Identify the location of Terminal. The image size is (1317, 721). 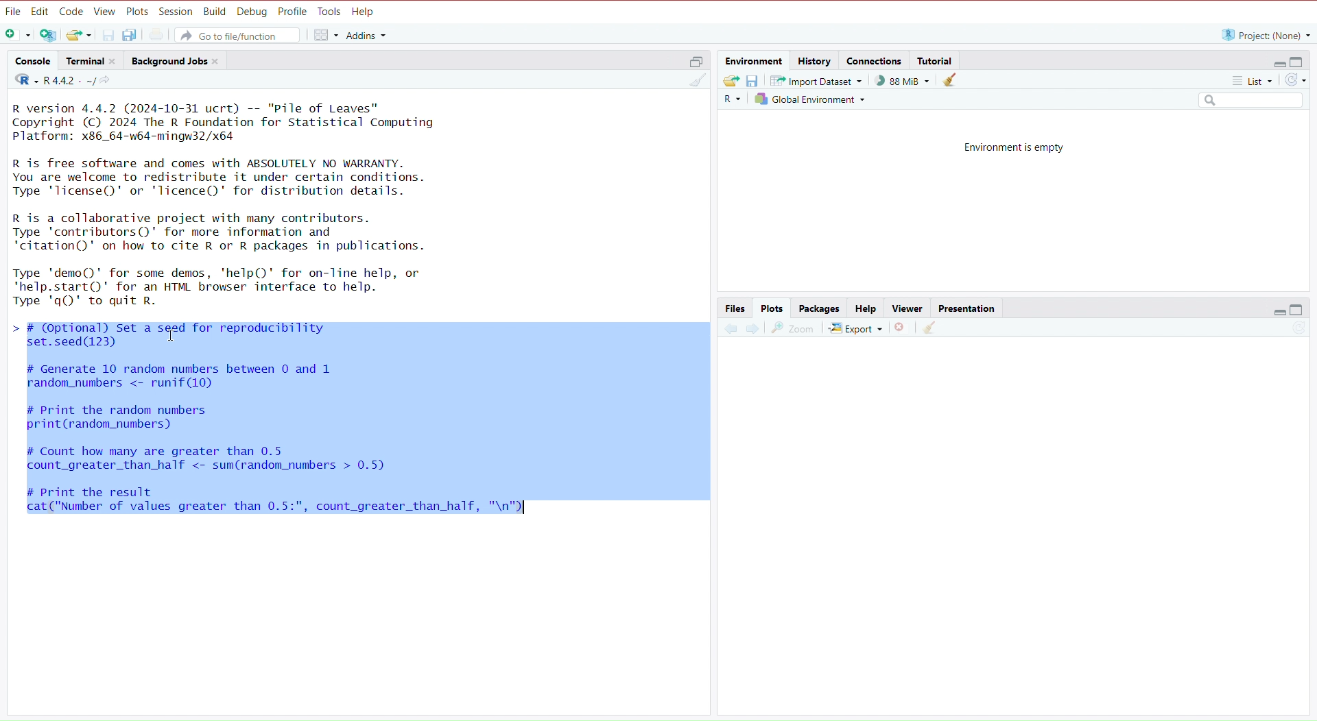
(89, 60).